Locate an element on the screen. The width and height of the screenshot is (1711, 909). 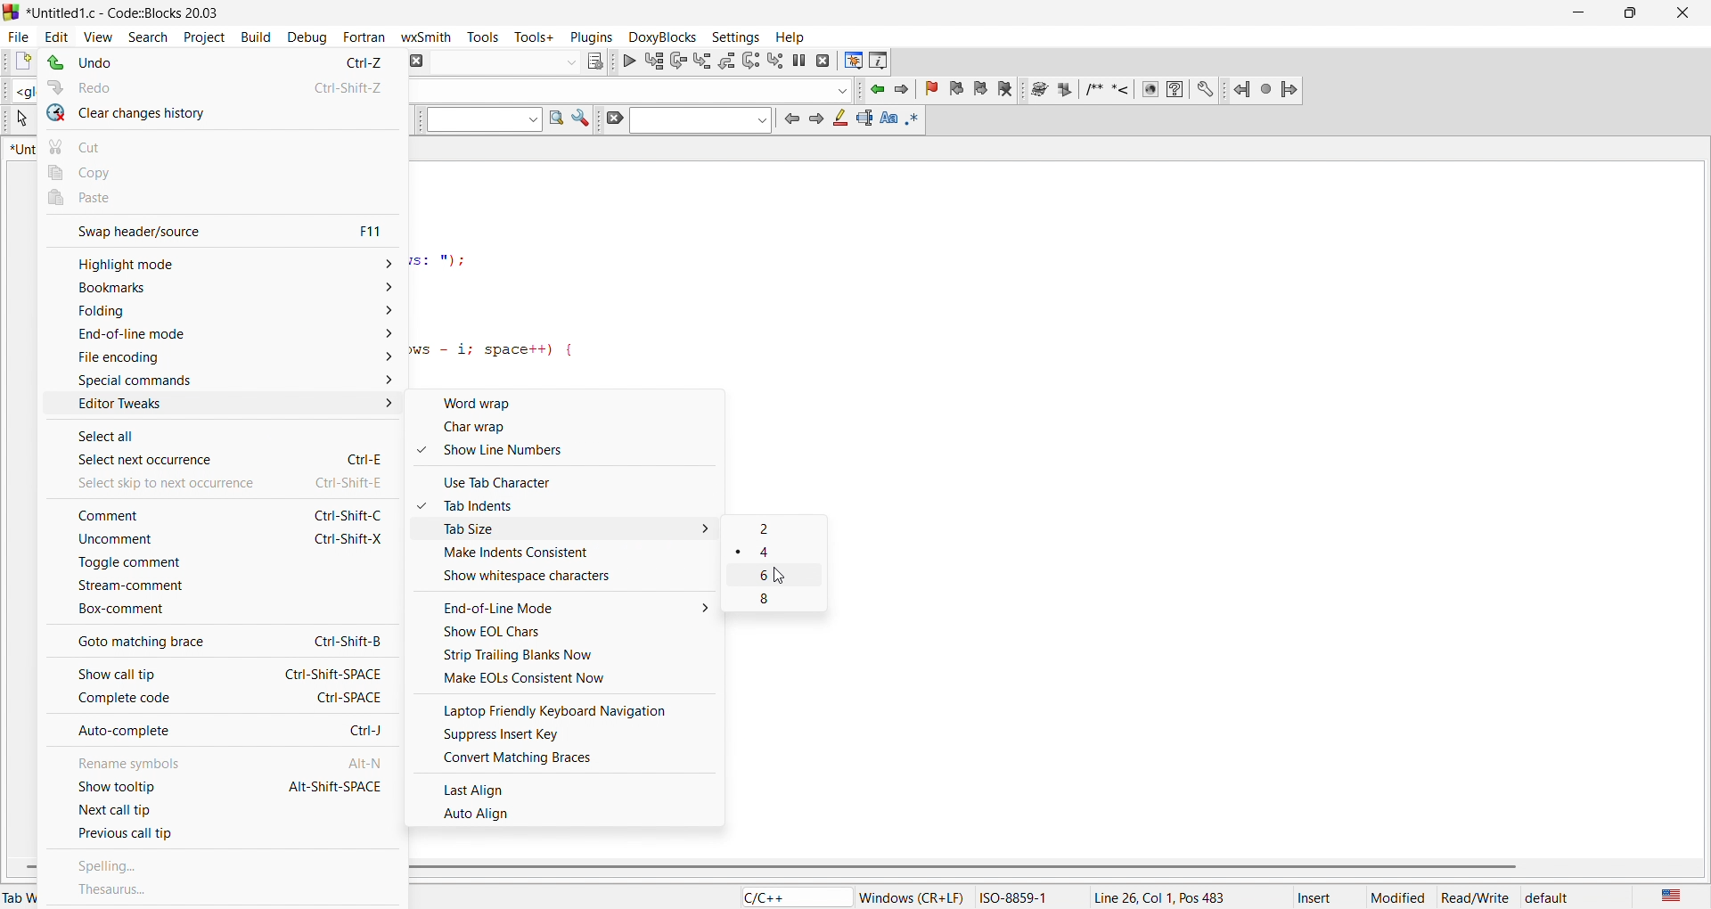
tools+ is located at coordinates (537, 39).